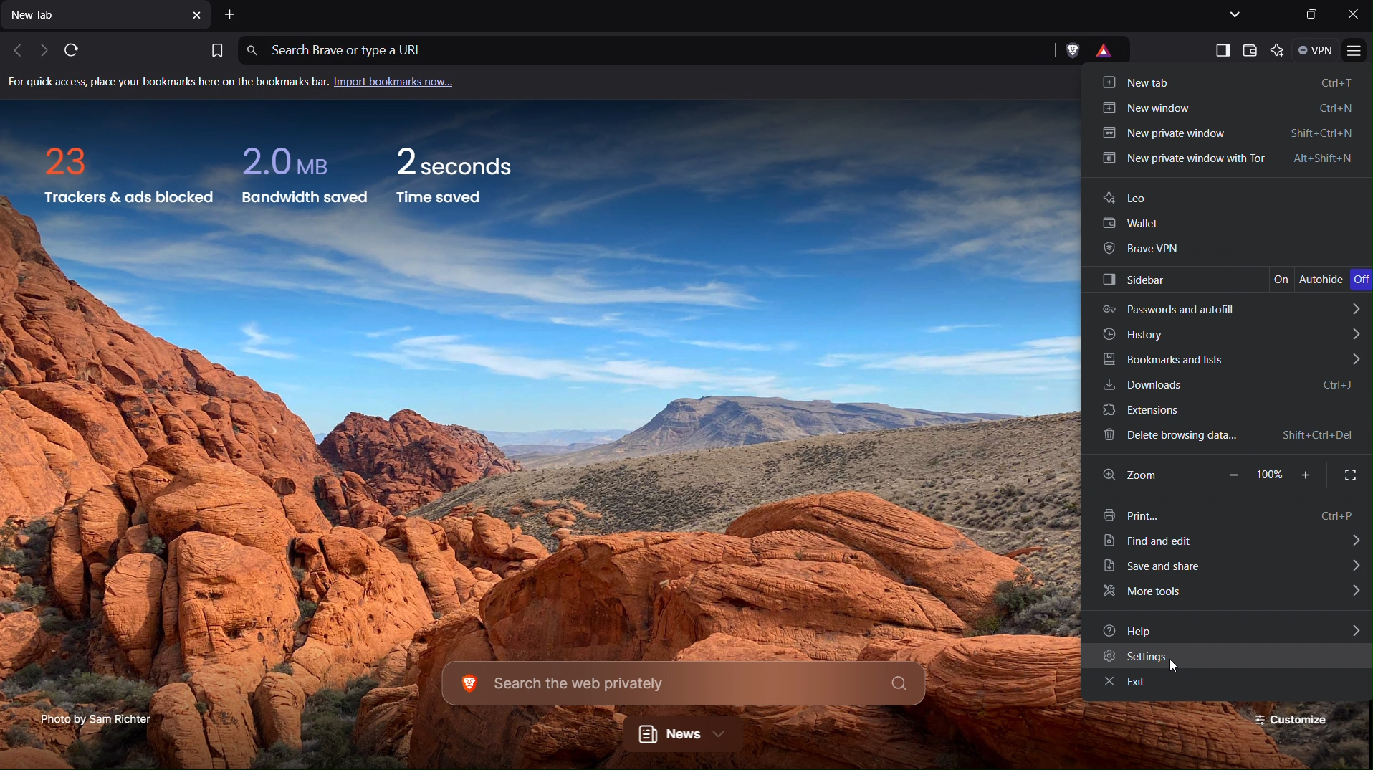  I want to click on More tools, so click(1226, 596).